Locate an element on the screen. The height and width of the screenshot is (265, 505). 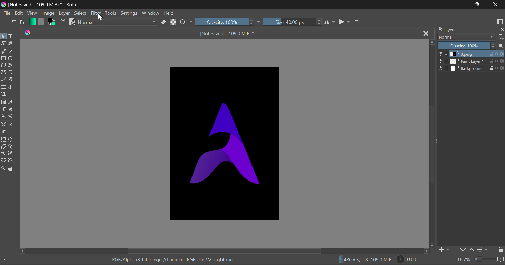
Background is located at coordinates (471, 68).